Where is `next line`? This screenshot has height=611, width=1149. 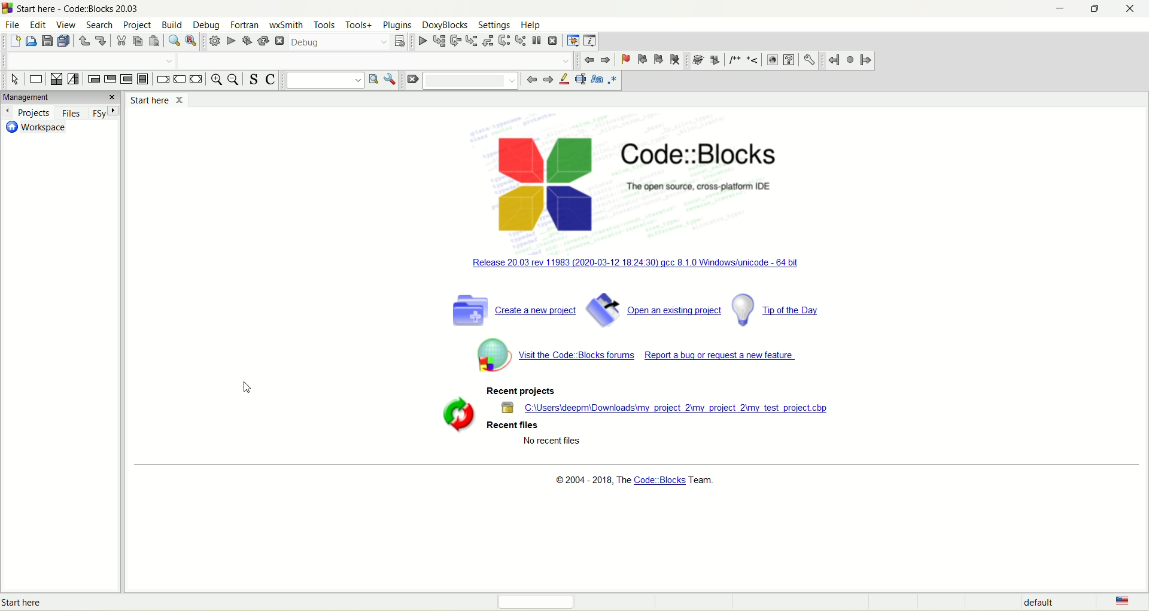 next line is located at coordinates (455, 41).